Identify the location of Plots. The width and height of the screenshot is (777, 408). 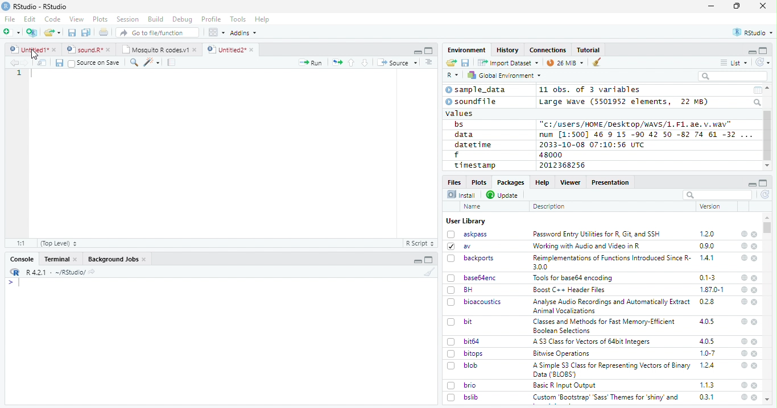
(100, 19).